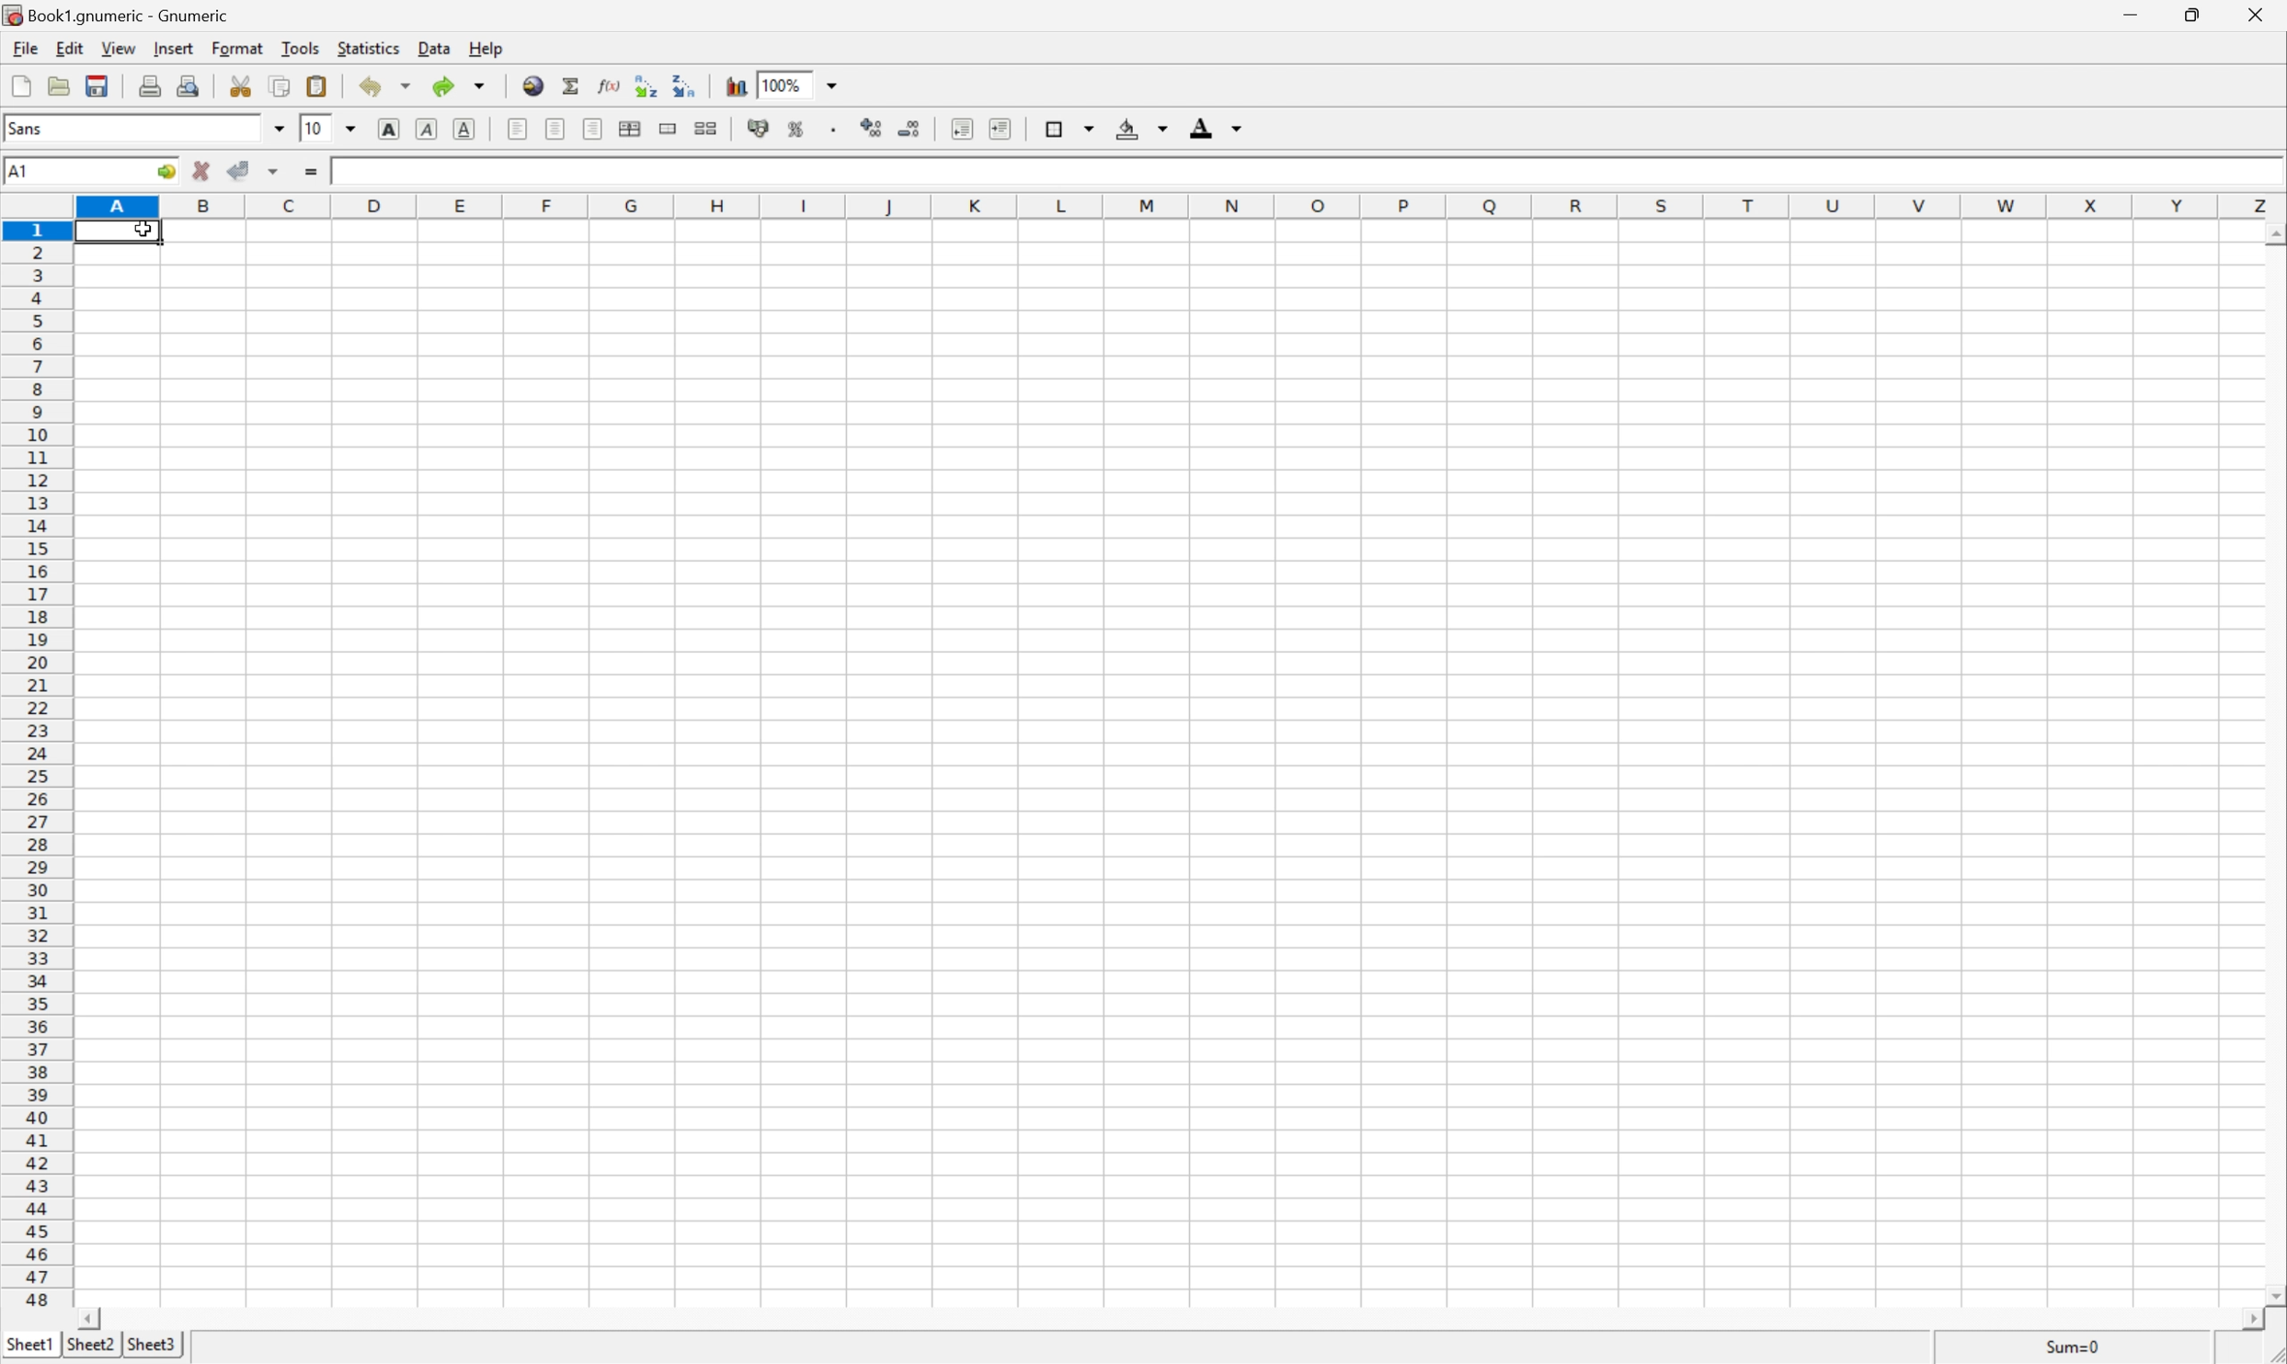 This screenshot has height=1364, width=2287. What do you see at coordinates (189, 85) in the screenshot?
I see `print preview` at bounding box center [189, 85].